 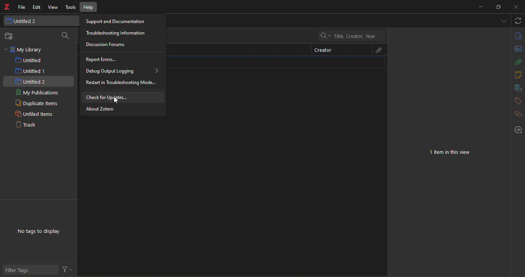 What do you see at coordinates (498, 7) in the screenshot?
I see `resize` at bounding box center [498, 7].